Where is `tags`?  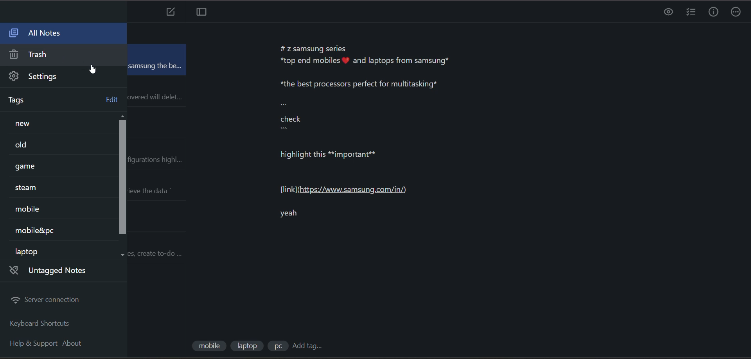
tags is located at coordinates (25, 100).